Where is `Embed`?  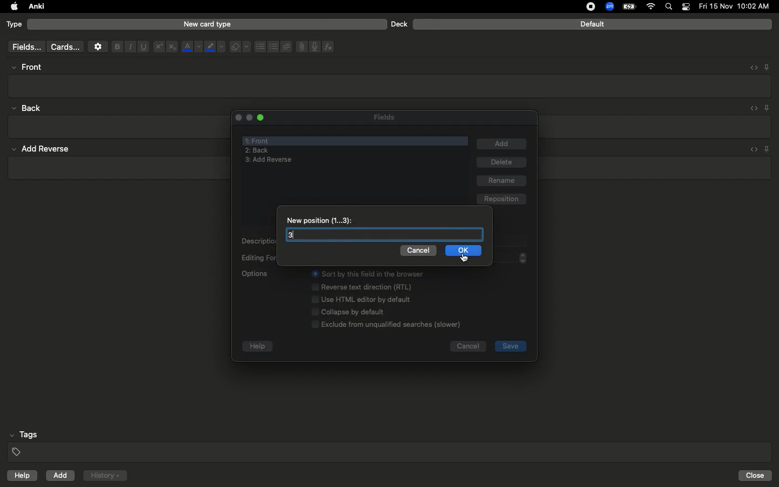 Embed is located at coordinates (751, 109).